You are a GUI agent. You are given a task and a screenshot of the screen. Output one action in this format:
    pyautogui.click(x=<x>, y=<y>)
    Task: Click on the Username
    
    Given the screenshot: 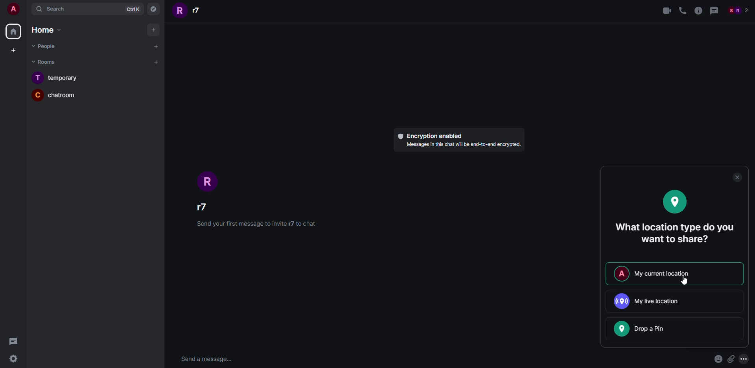 What is the action you would take?
    pyautogui.click(x=208, y=206)
    